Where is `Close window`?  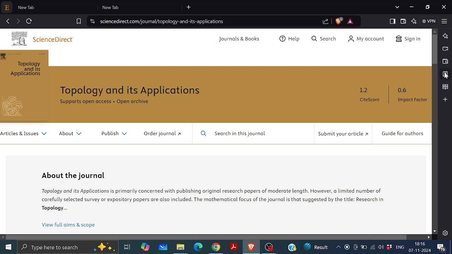
Close window is located at coordinates (444, 7).